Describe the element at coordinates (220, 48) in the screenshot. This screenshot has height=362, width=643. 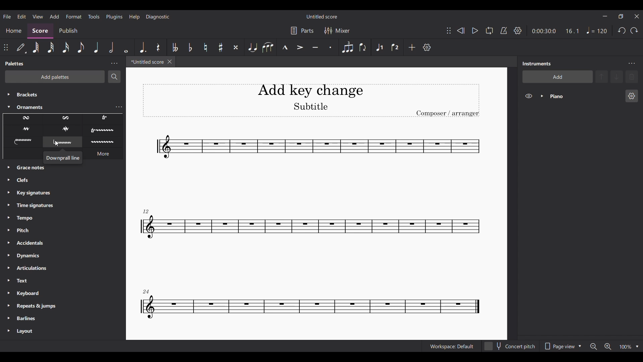
I see `Toggle sharp` at that location.